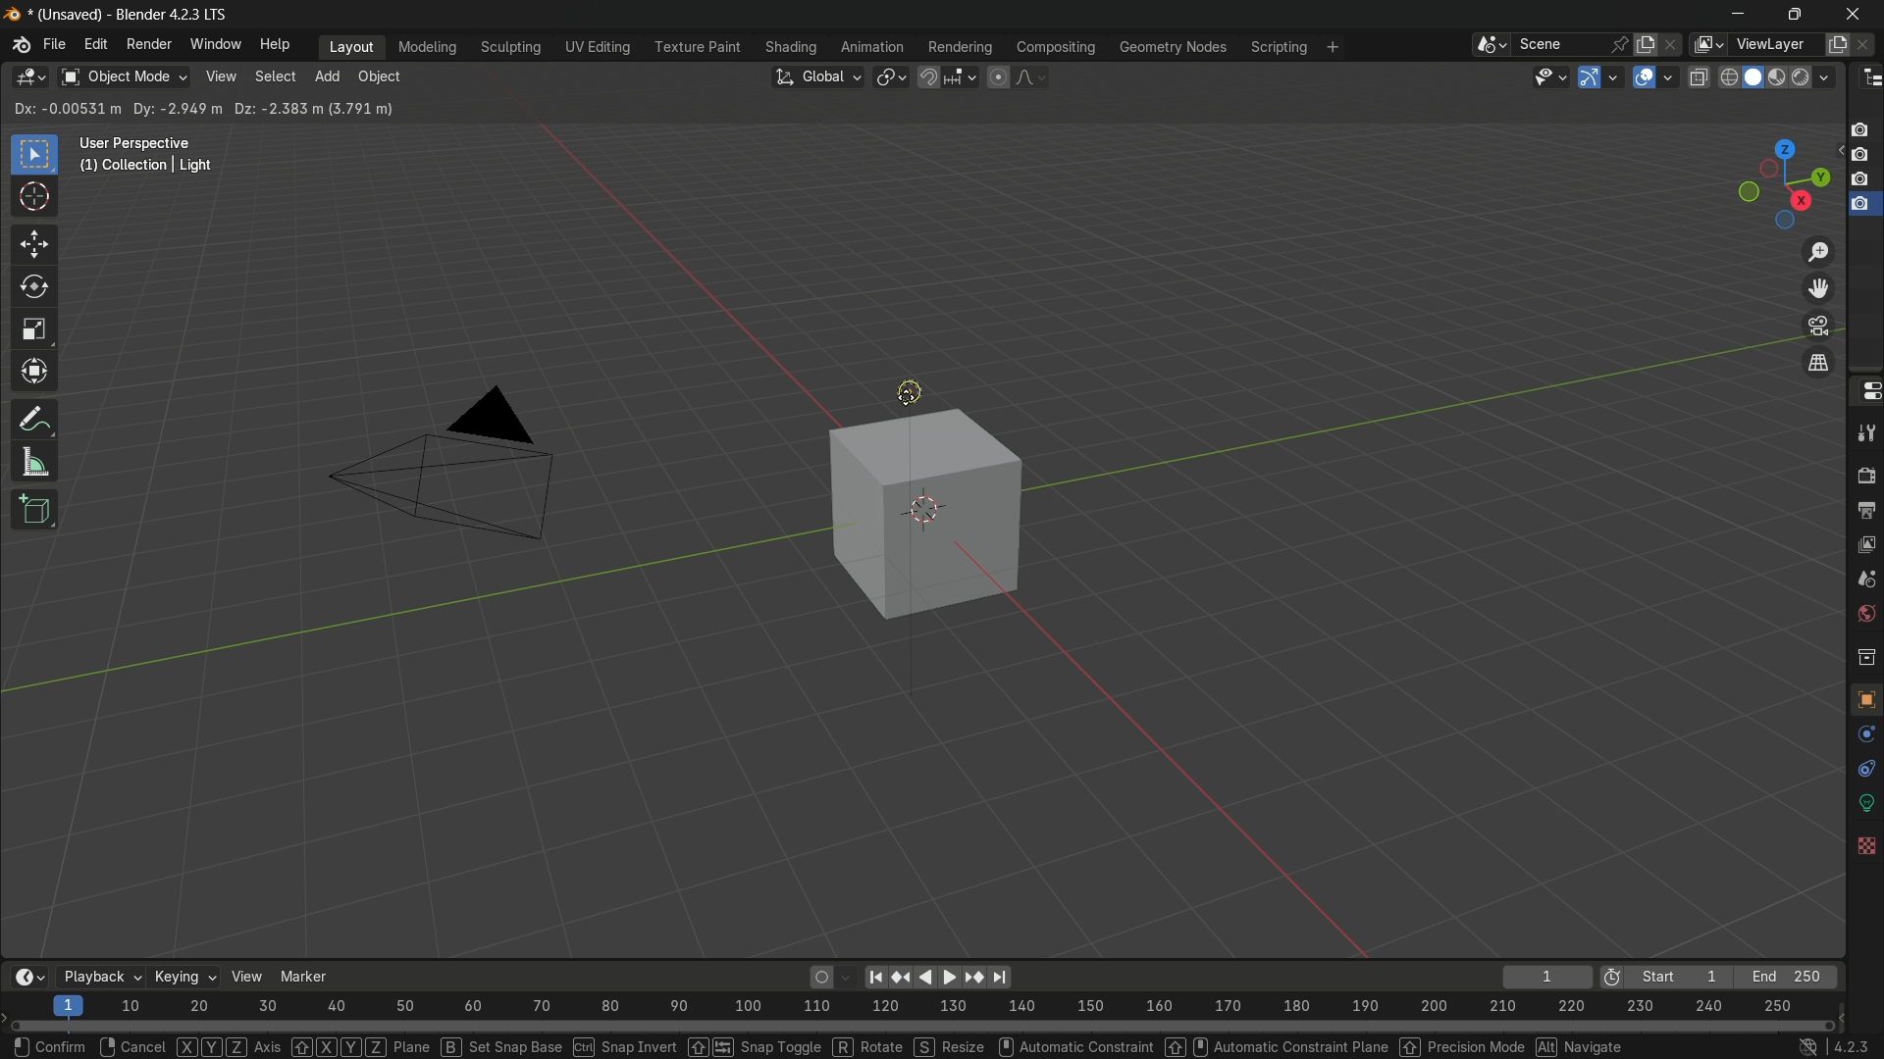 Image resolution: width=1884 pixels, height=1059 pixels. What do you see at coordinates (1621, 44) in the screenshot?
I see `pin scene to workspace` at bounding box center [1621, 44].